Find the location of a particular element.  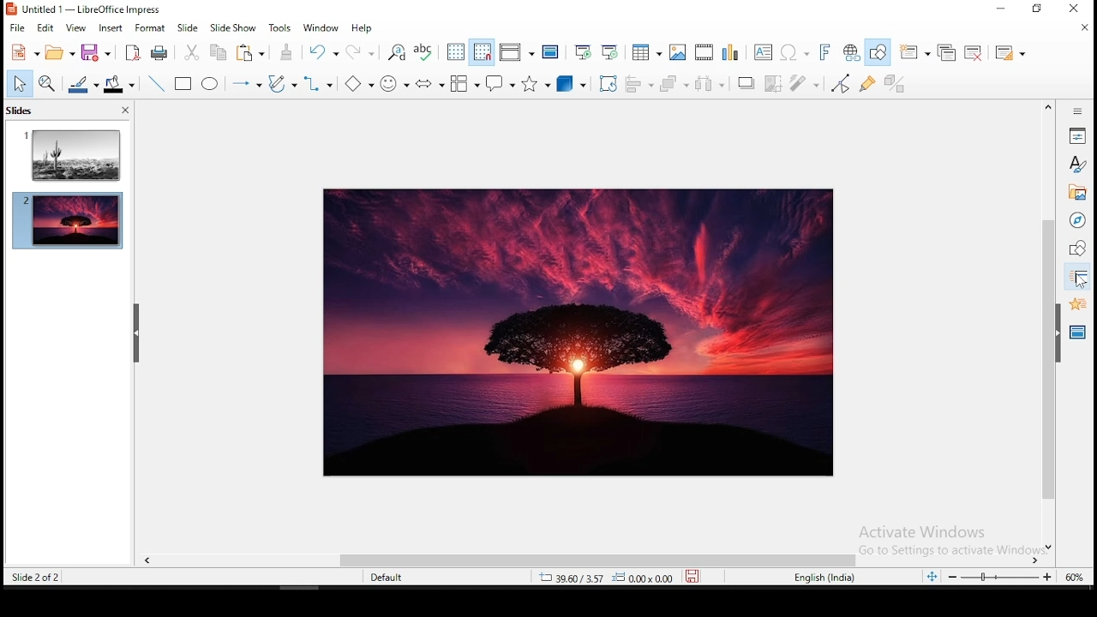

styles is located at coordinates (1078, 165).